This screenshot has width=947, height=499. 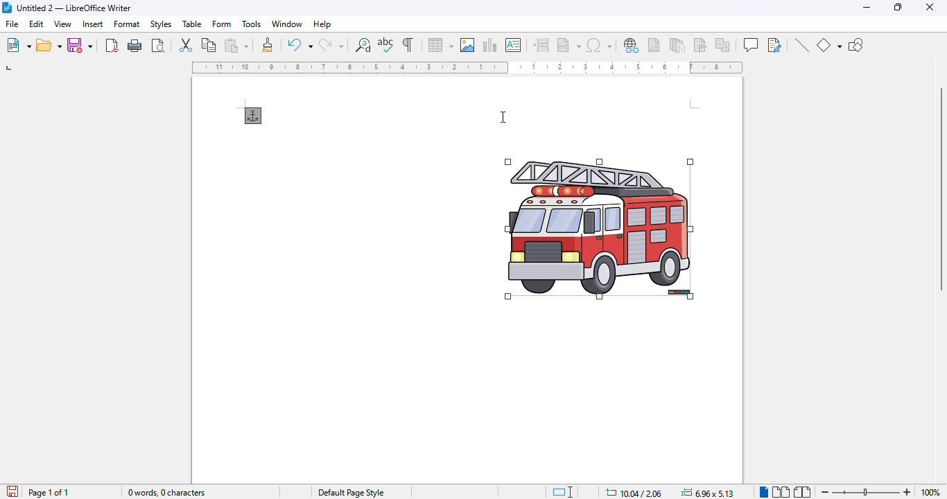 What do you see at coordinates (363, 45) in the screenshot?
I see `find and replace` at bounding box center [363, 45].